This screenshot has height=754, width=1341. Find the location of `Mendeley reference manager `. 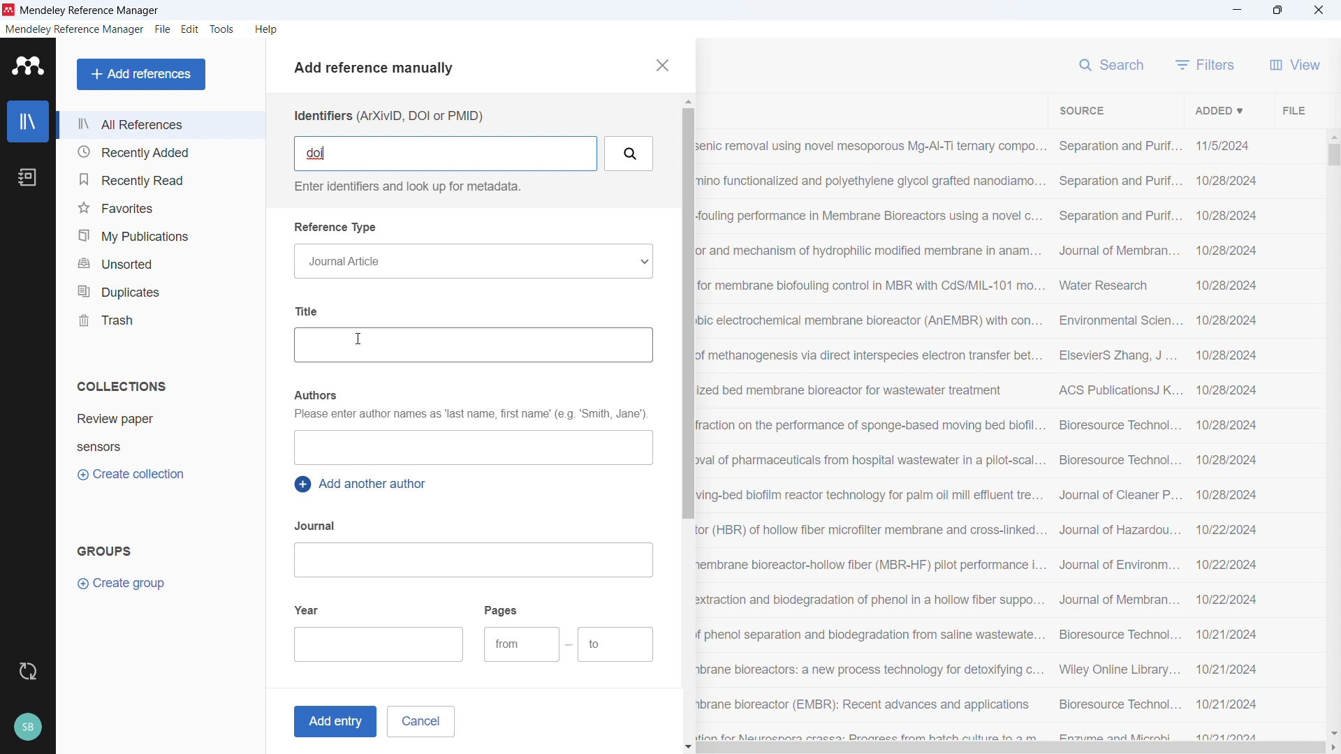

Mendeley reference manager  is located at coordinates (75, 29).